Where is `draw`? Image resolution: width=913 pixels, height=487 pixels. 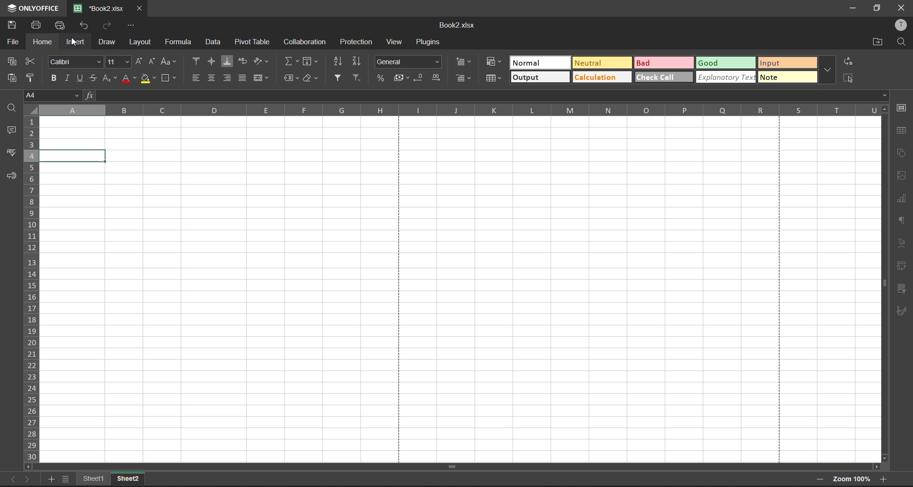 draw is located at coordinates (107, 43).